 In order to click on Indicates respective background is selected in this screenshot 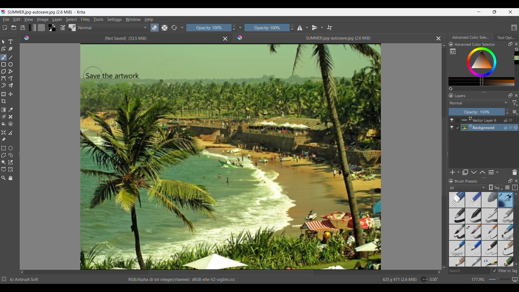, I will do `click(458, 124)`.